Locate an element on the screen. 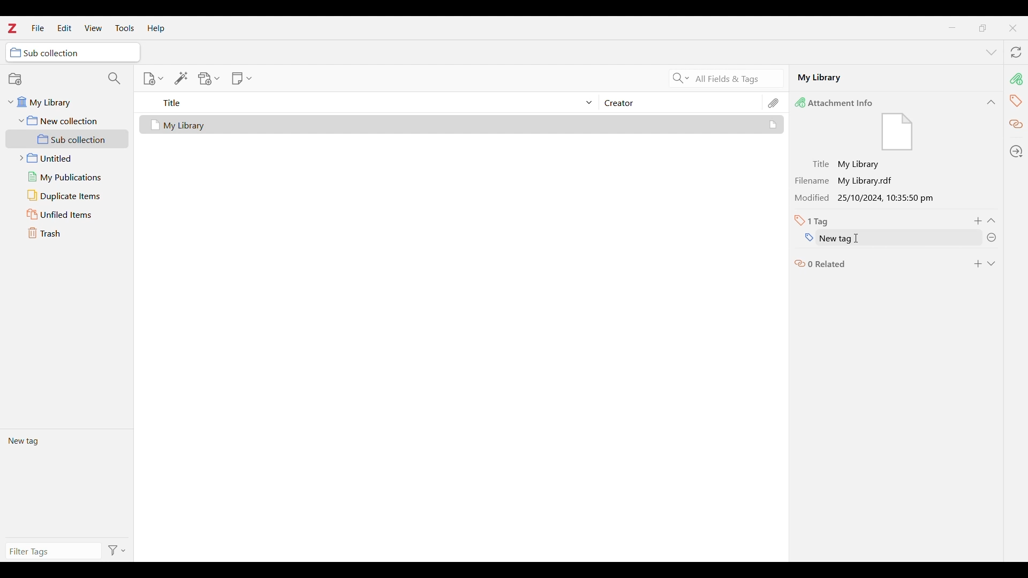 Image resolution: width=1028 pixels, height=578 pixels. Show interface in a smaller tab is located at coordinates (982, 28).